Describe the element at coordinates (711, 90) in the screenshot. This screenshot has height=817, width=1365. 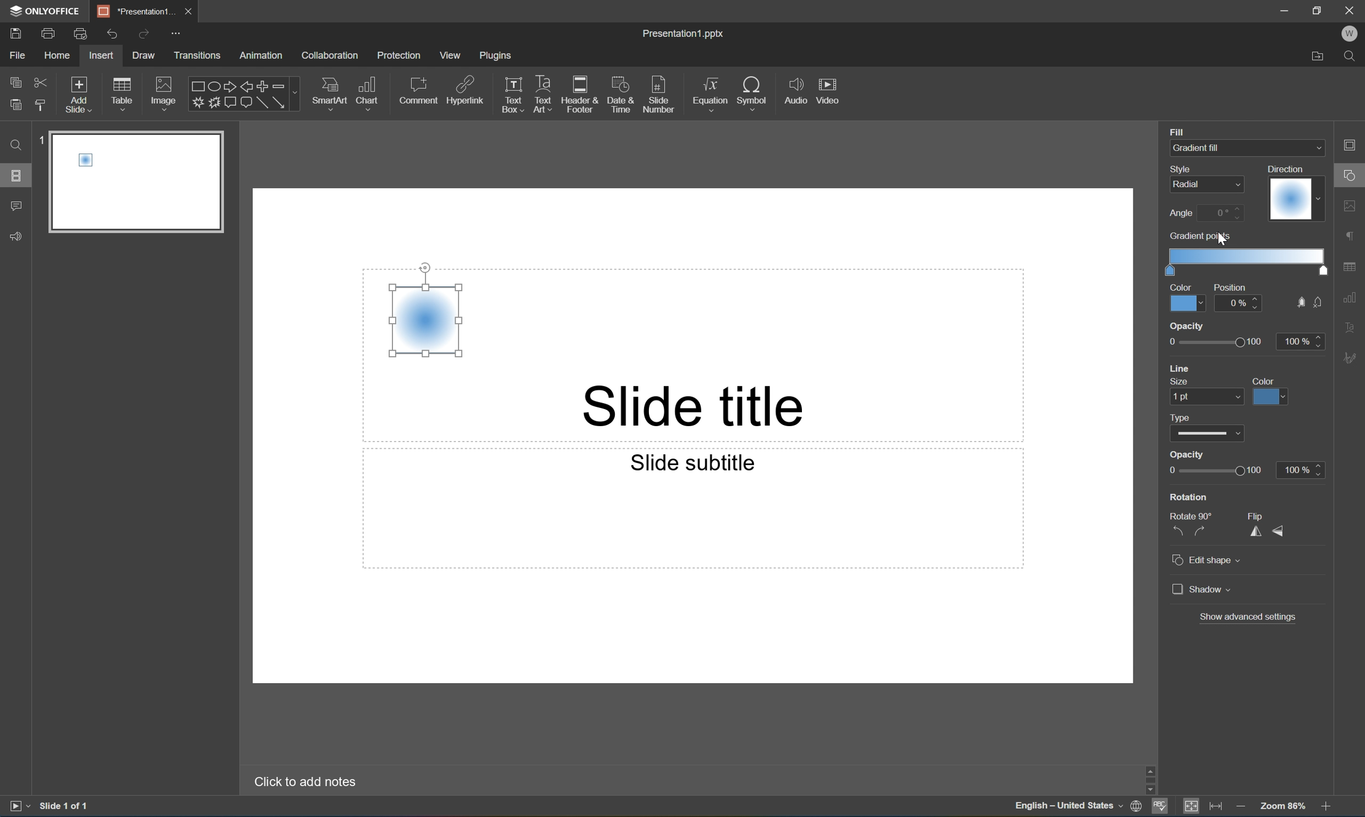
I see `Equation` at that location.